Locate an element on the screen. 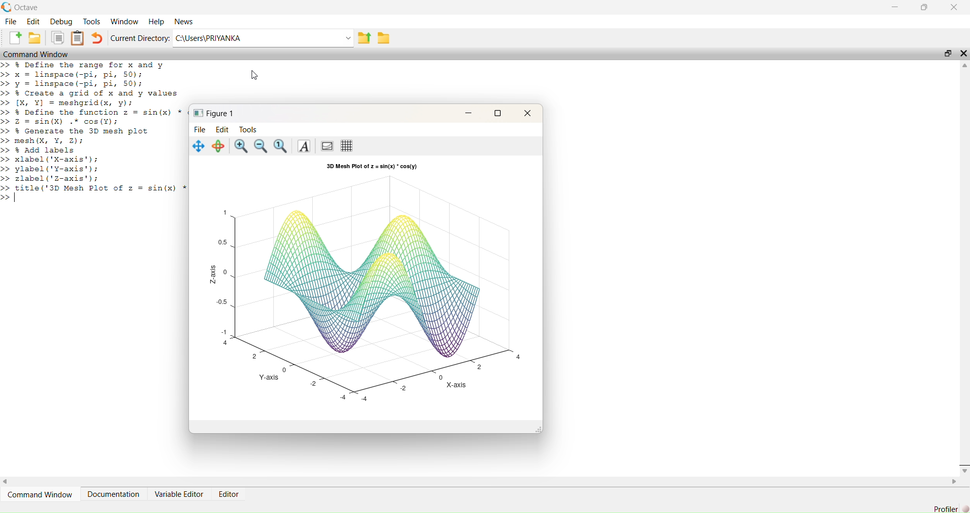 The height and width of the screenshot is (513, 970). Right is located at coordinates (955, 482).